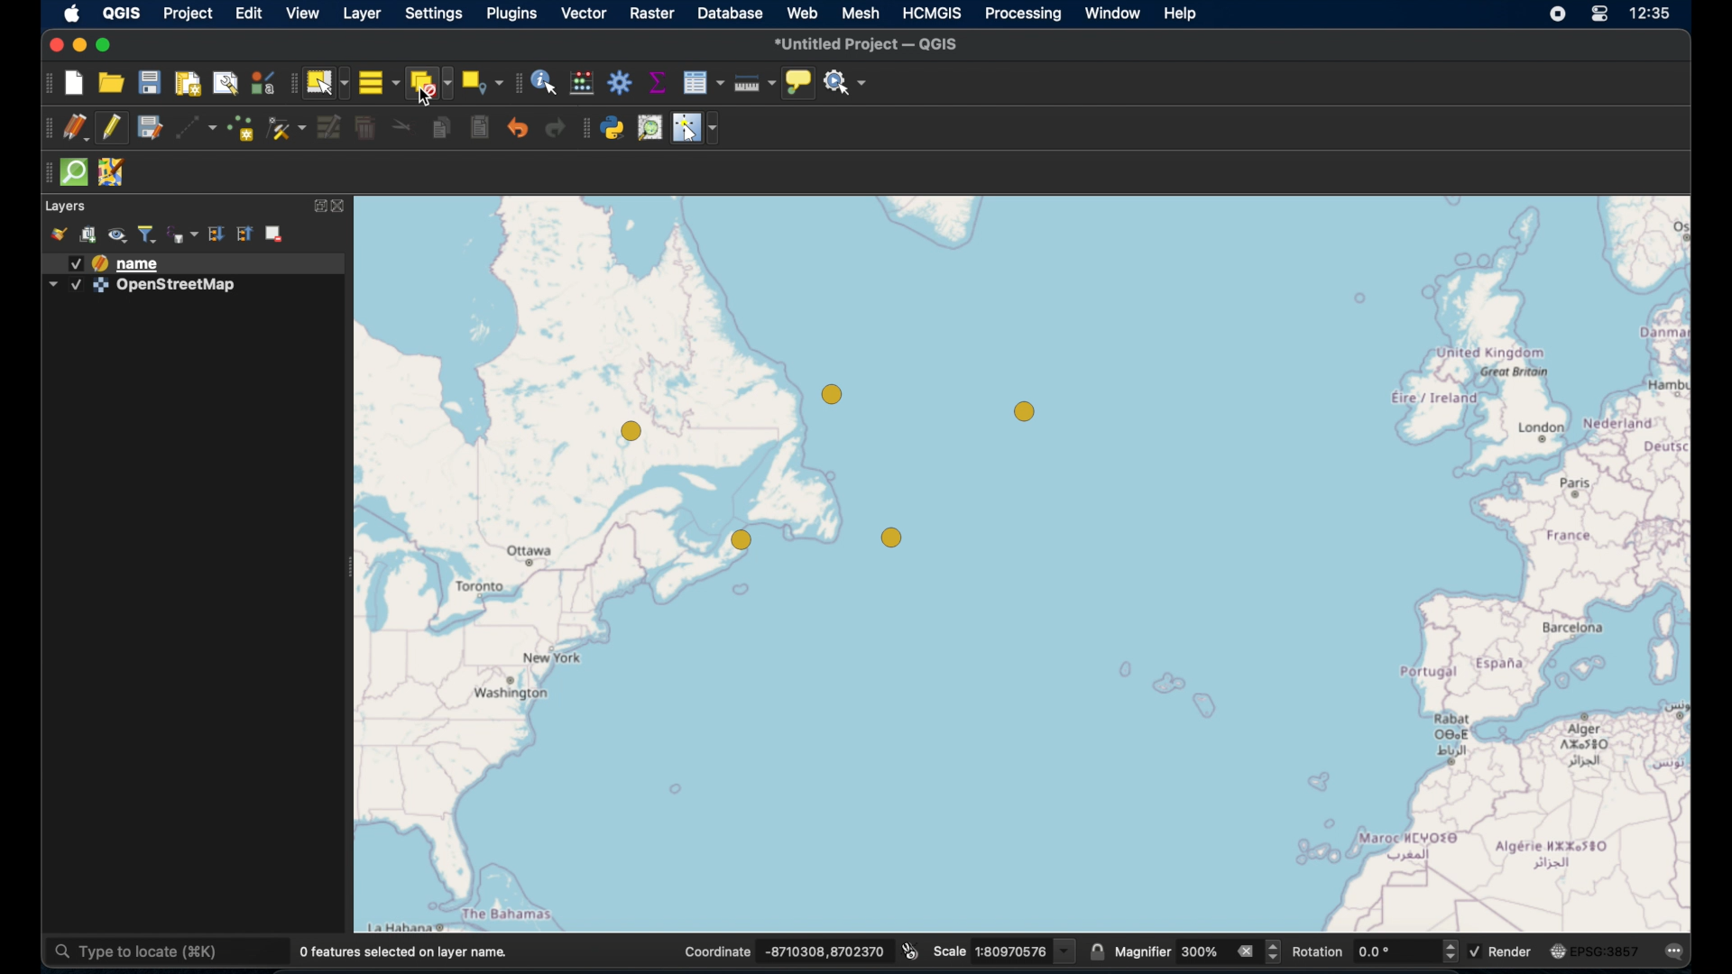 Image resolution: width=1732 pixels, height=974 pixels. Describe the element at coordinates (318, 207) in the screenshot. I see `expand` at that location.